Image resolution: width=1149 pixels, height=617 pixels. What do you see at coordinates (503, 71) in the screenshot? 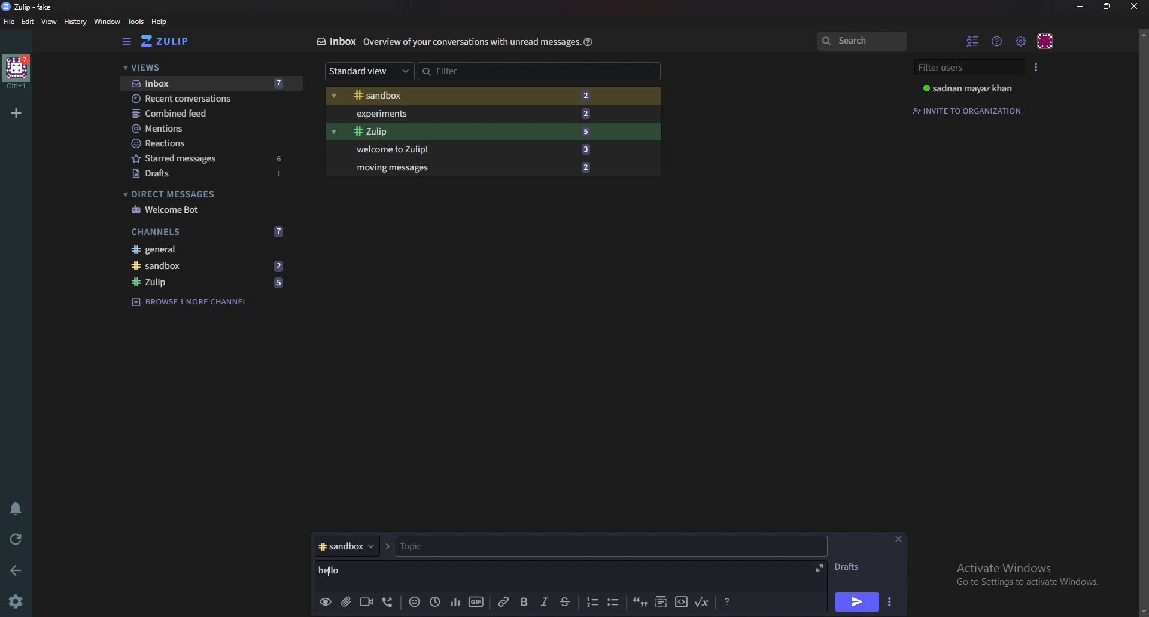
I see `Filter` at bounding box center [503, 71].